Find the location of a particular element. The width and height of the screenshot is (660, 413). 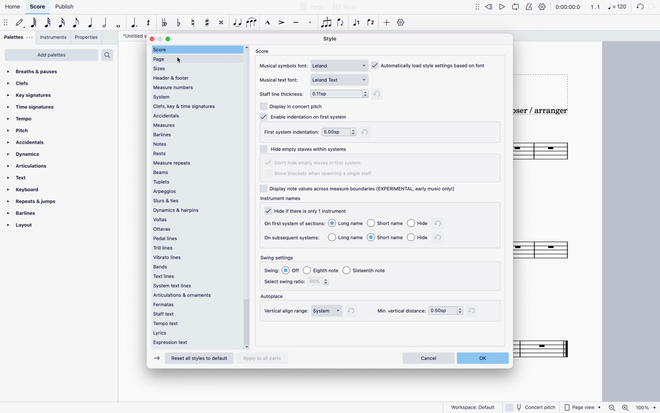

cancel is located at coordinates (428, 358).